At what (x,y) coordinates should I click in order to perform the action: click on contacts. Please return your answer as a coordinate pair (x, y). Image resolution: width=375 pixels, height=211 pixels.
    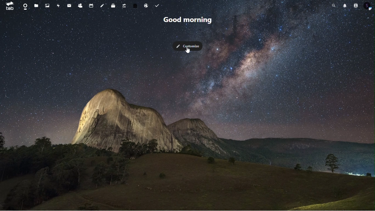
    Looking at the image, I should click on (356, 6).